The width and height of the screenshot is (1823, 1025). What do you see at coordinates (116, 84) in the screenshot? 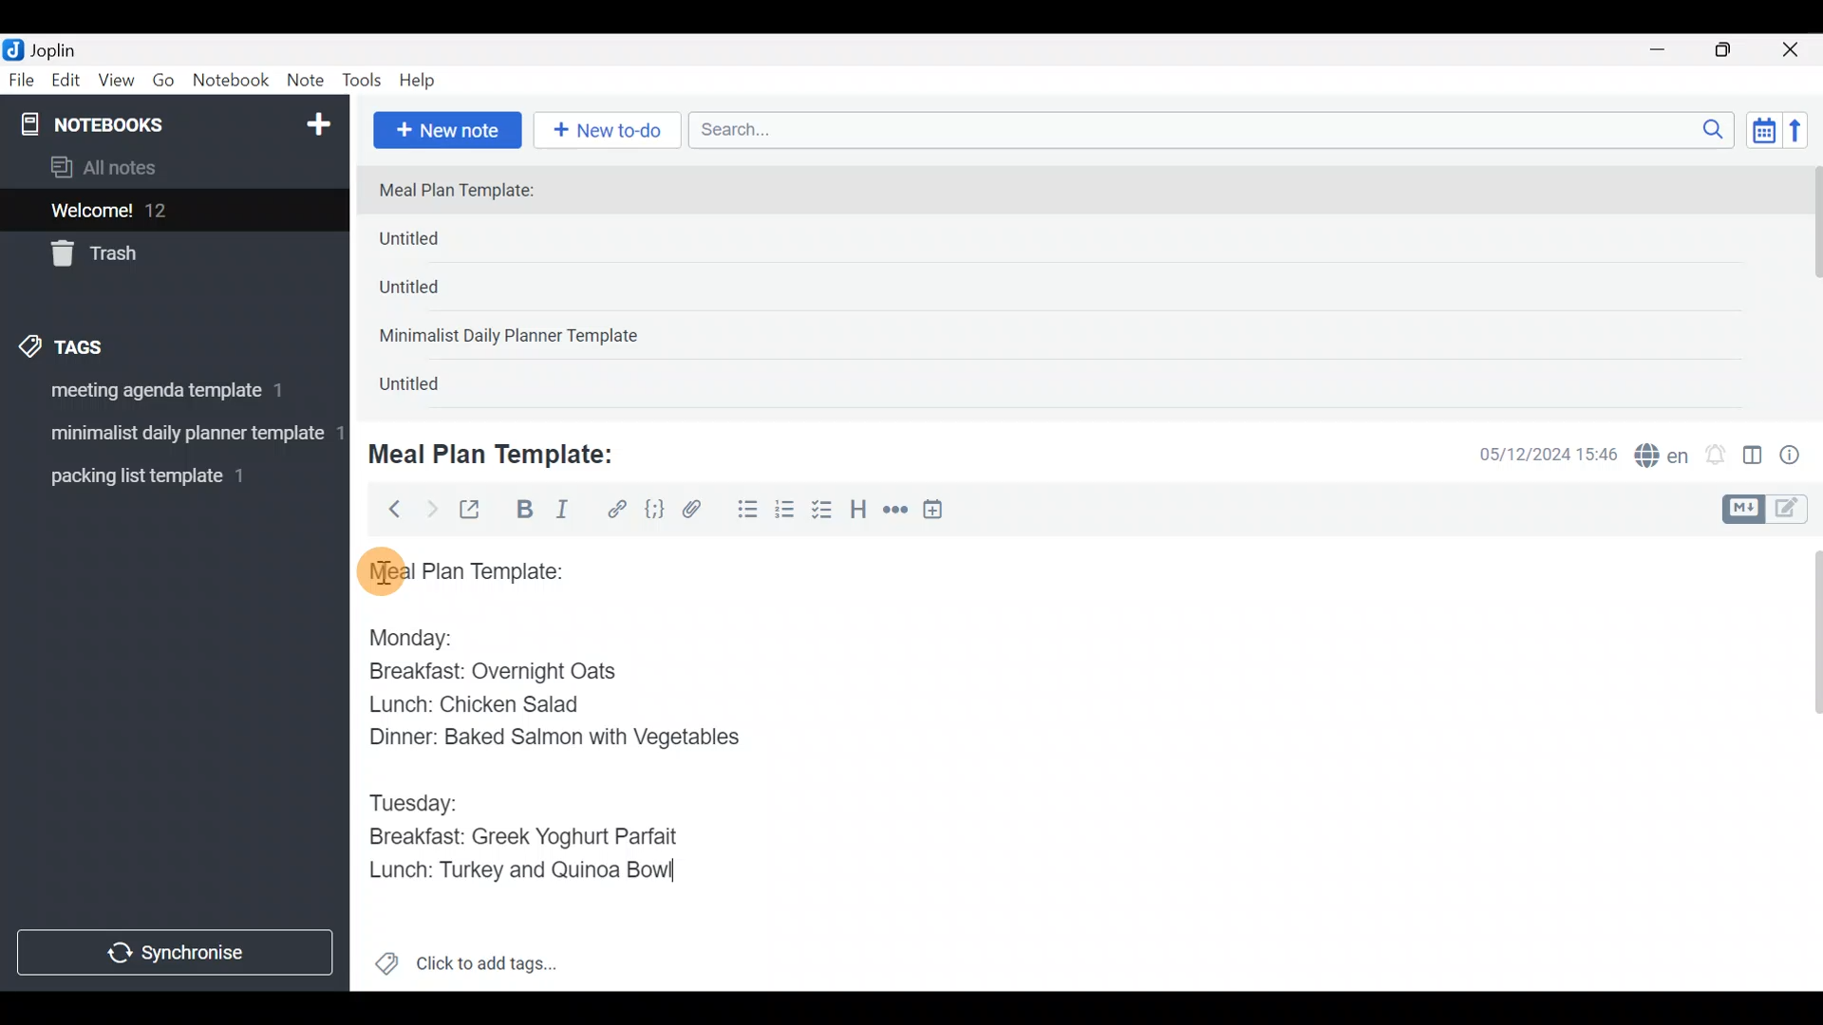
I see `View` at bounding box center [116, 84].